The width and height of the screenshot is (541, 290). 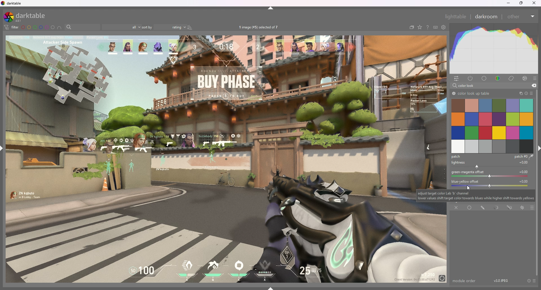 I want to click on uniformly, so click(x=469, y=208).